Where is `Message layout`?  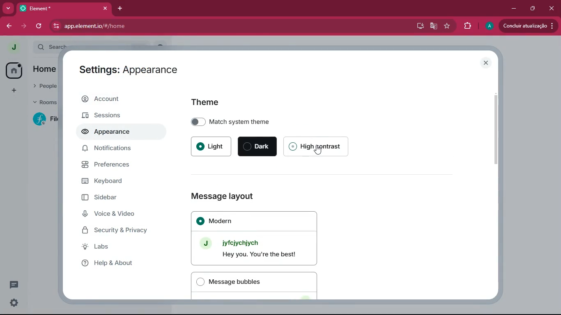
Message layout is located at coordinates (221, 196).